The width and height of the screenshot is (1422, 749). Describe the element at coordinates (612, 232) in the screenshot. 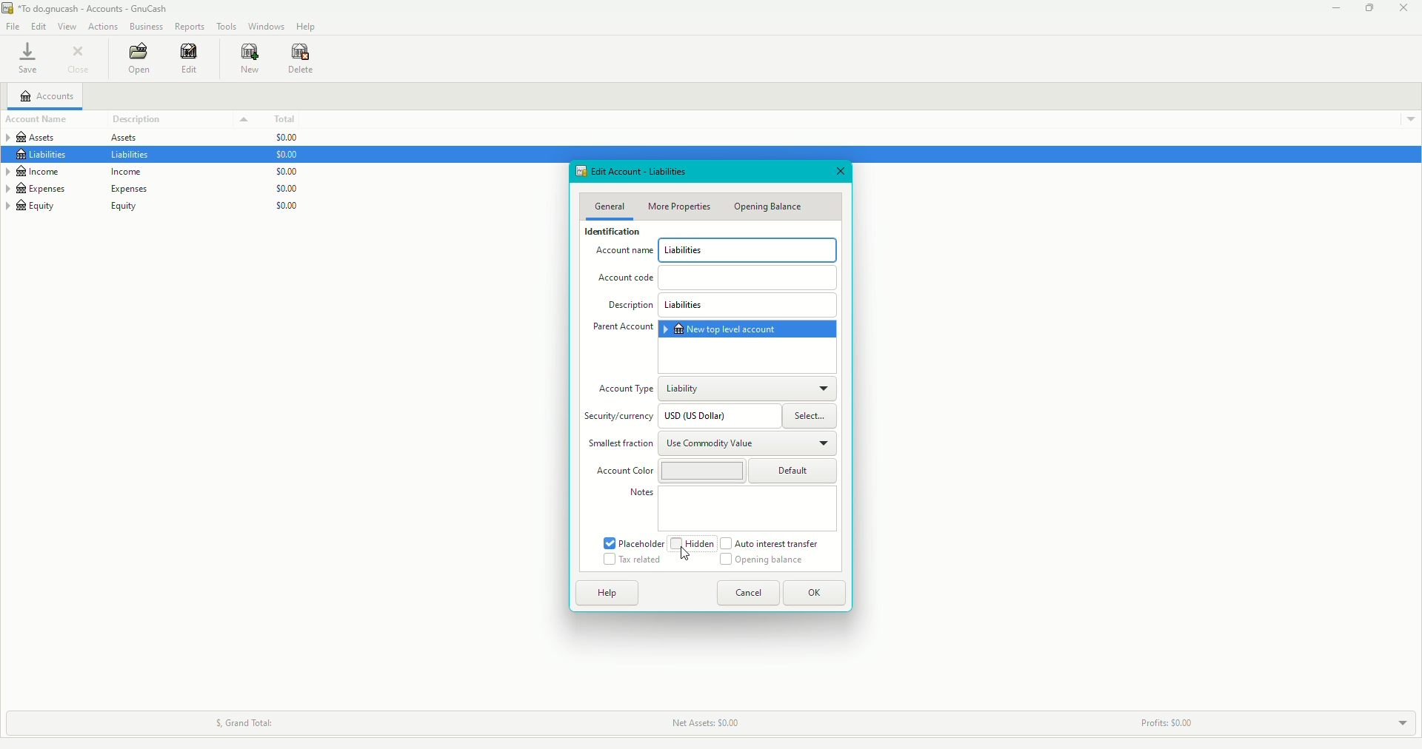

I see `Identification` at that location.